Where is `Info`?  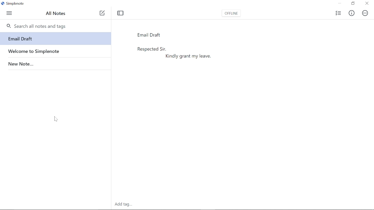 Info is located at coordinates (351, 13).